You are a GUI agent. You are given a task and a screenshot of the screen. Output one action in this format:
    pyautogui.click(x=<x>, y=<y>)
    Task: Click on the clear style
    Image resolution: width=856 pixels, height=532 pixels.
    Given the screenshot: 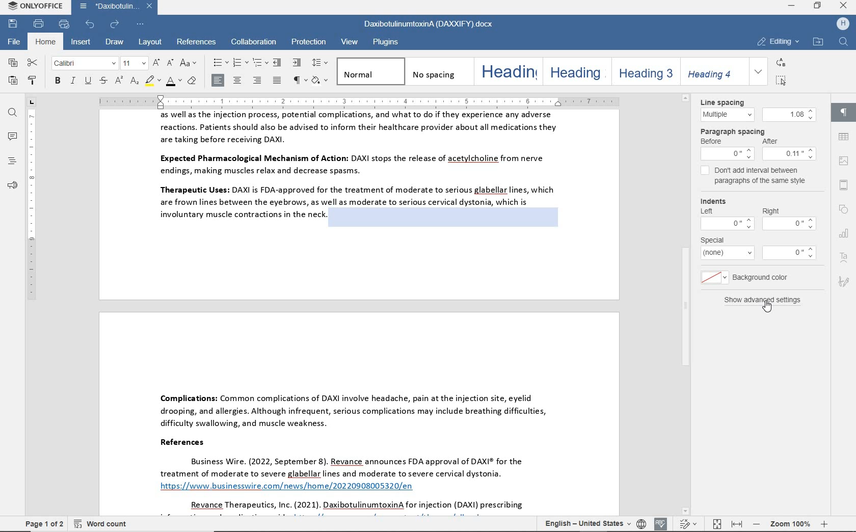 What is the action you would take?
    pyautogui.click(x=192, y=82)
    